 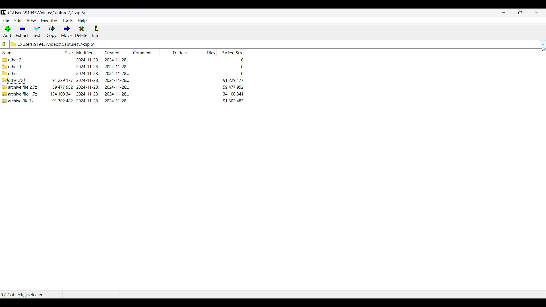 I want to click on modified date & time, so click(x=88, y=80).